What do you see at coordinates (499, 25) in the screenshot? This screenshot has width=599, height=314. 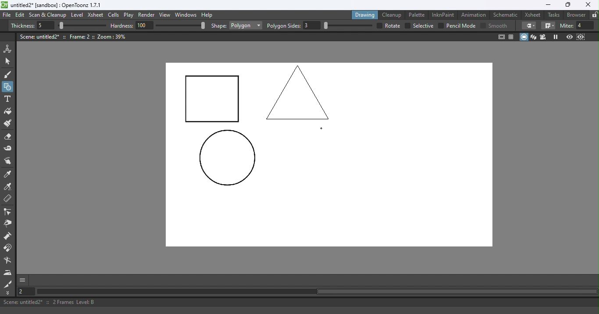 I see `smooth` at bounding box center [499, 25].